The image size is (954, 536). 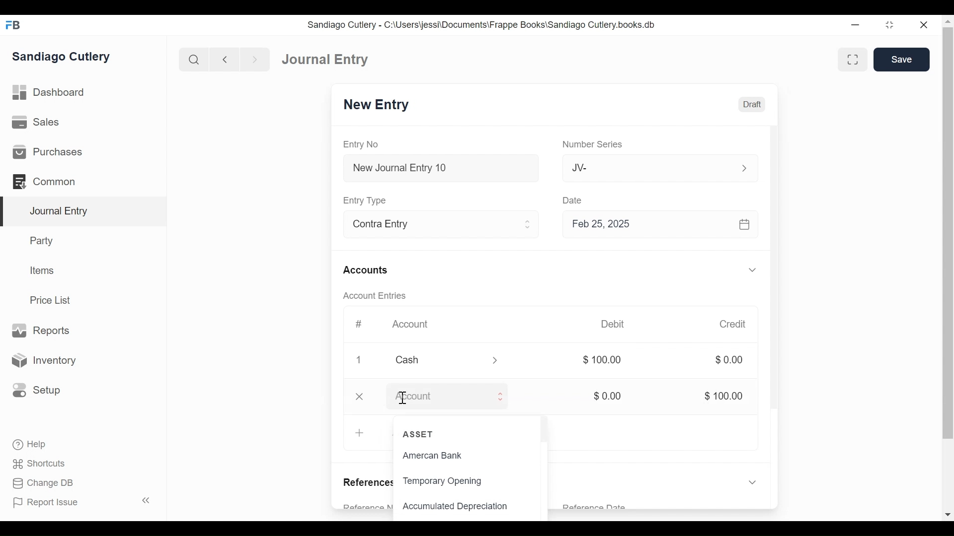 What do you see at coordinates (359, 432) in the screenshot?
I see `+` at bounding box center [359, 432].